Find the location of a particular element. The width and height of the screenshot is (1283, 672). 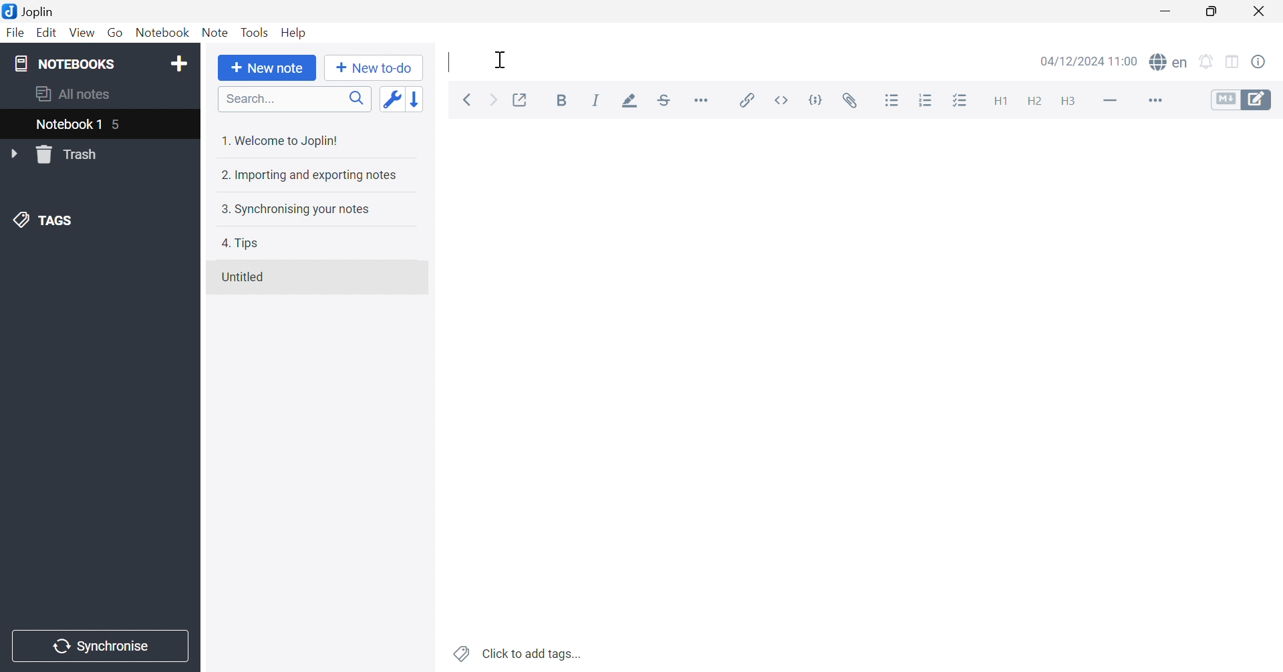

Synchronise is located at coordinates (102, 647).